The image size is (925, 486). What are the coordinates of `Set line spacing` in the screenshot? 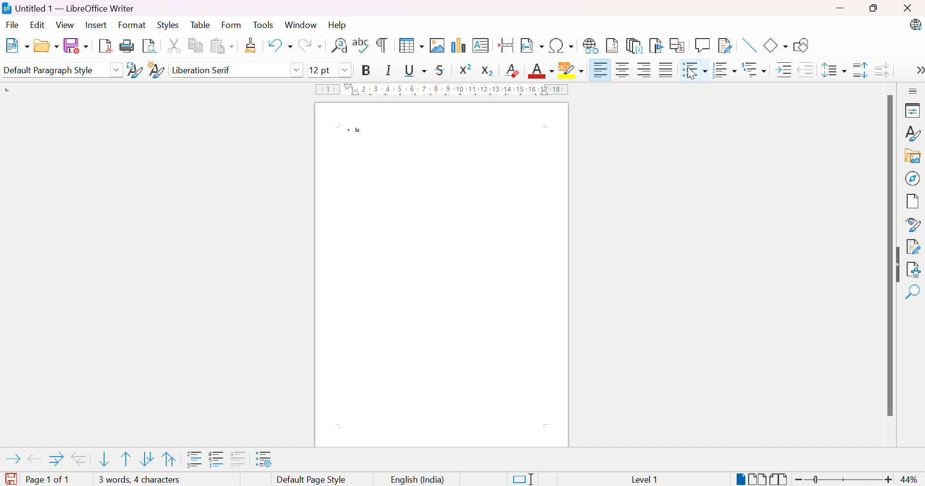 It's located at (836, 70).